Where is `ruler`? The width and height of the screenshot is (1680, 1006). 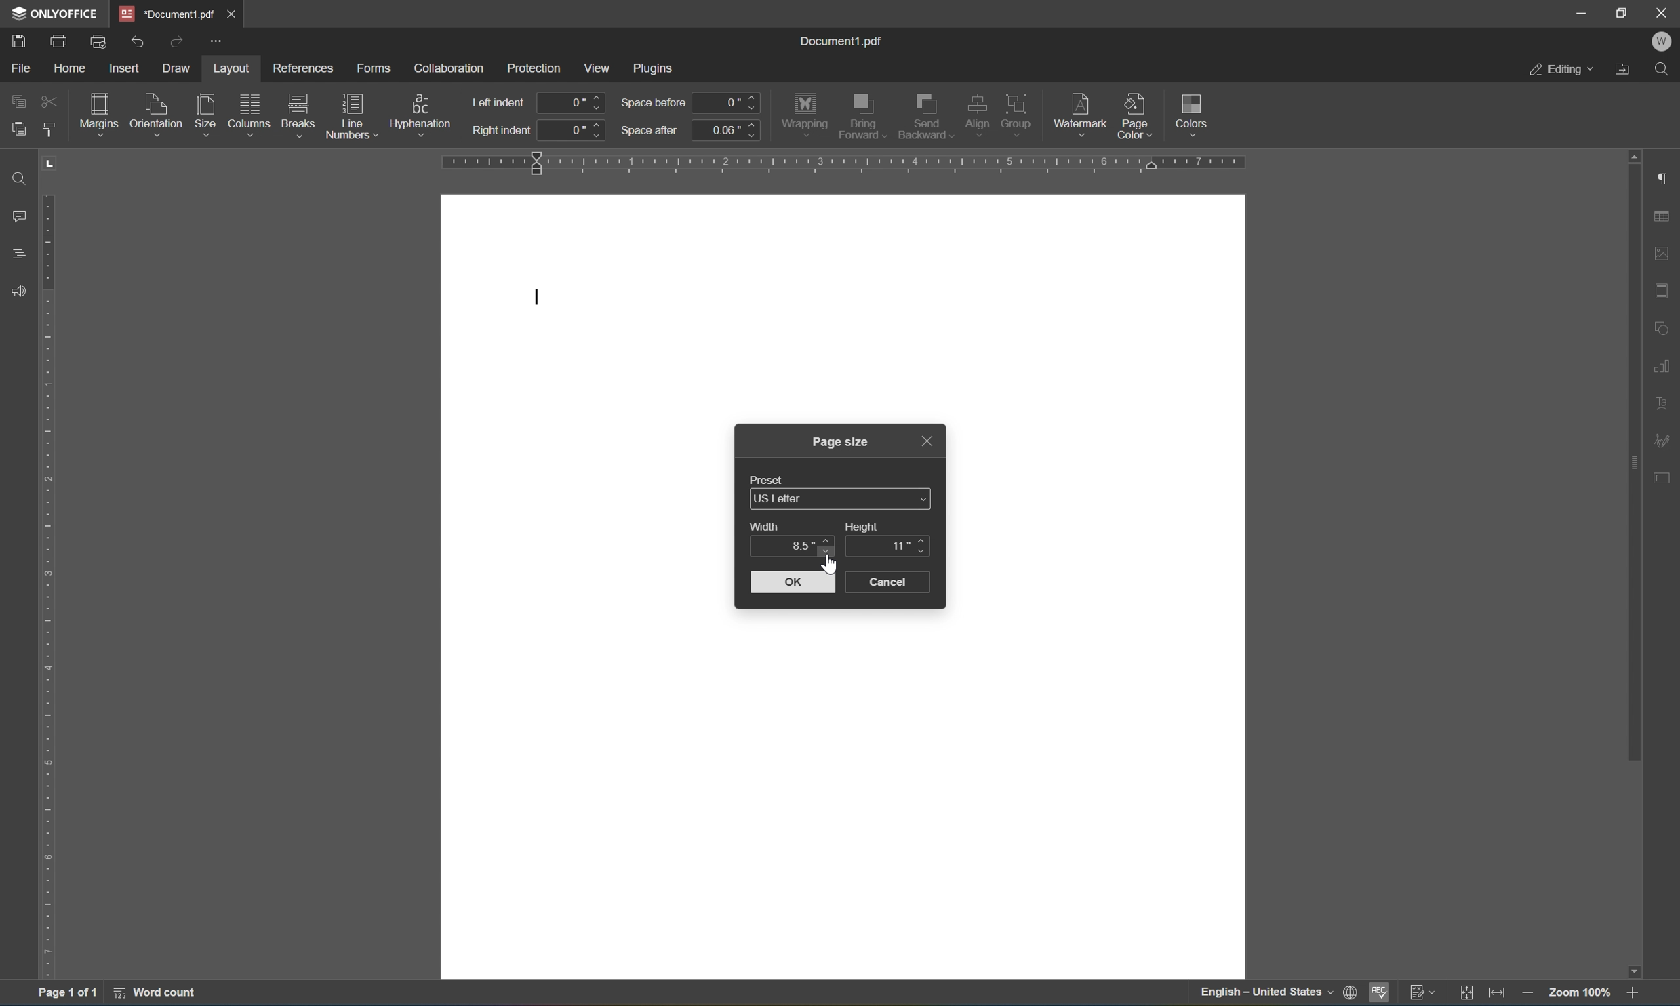 ruler is located at coordinates (846, 163).